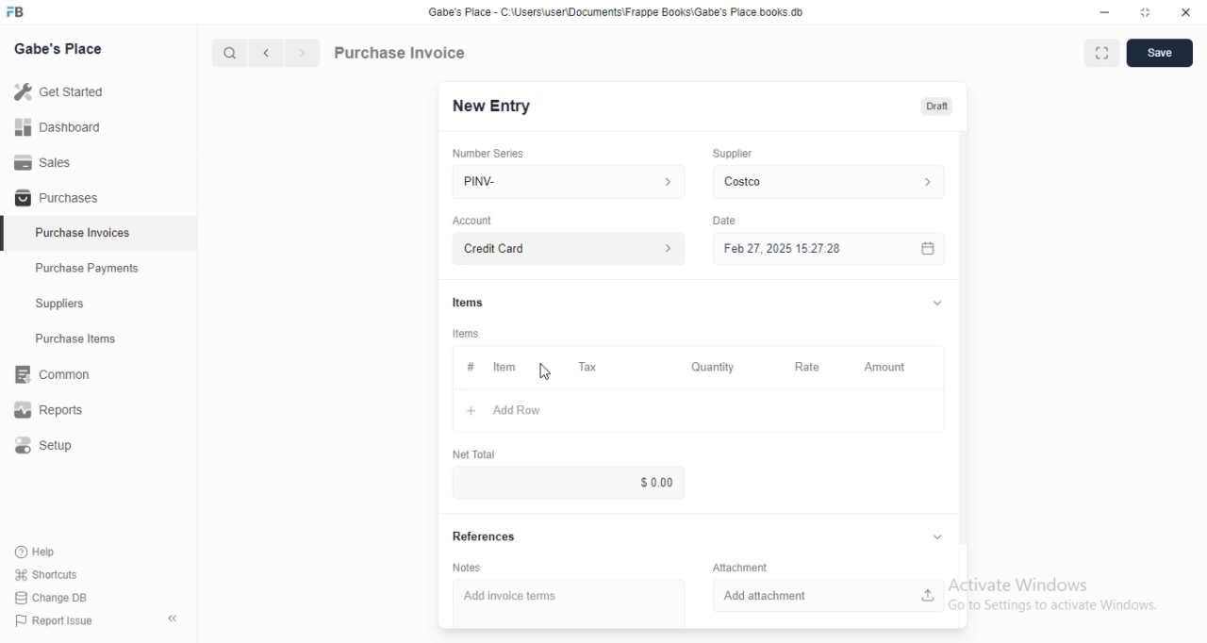  Describe the element at coordinates (98, 126) in the screenshot. I see `Dashboard` at that location.